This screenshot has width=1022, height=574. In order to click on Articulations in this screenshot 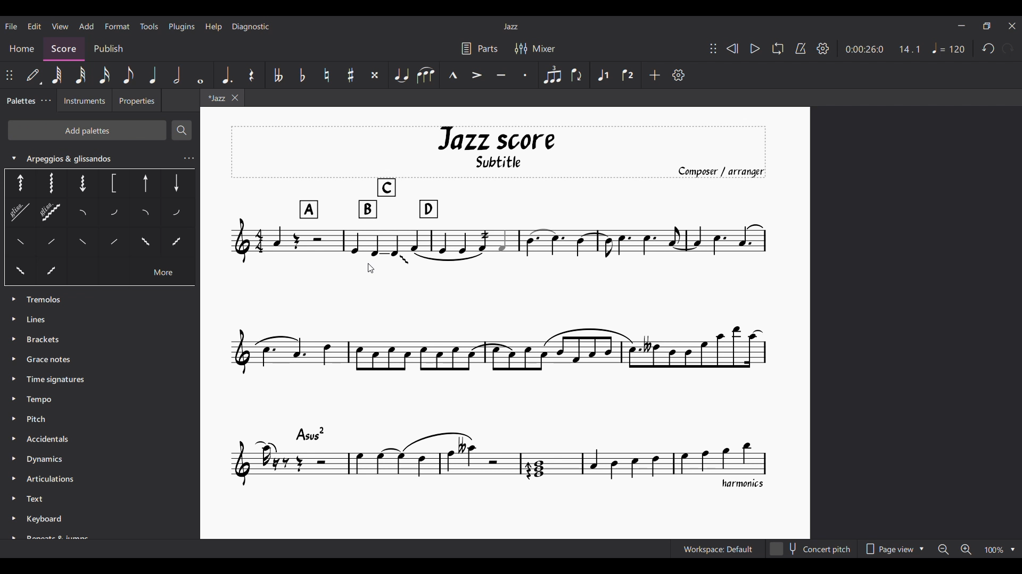, I will do `click(49, 478)`.